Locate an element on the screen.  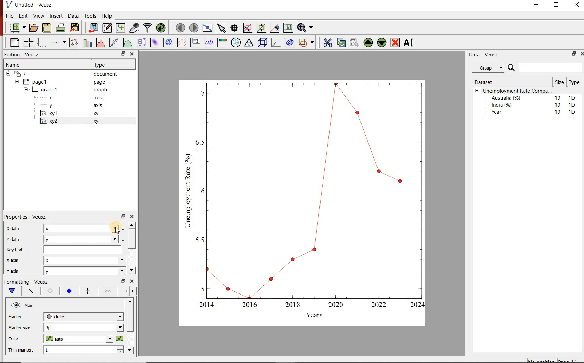
plot points with lines and errorbars is located at coordinates (74, 42).